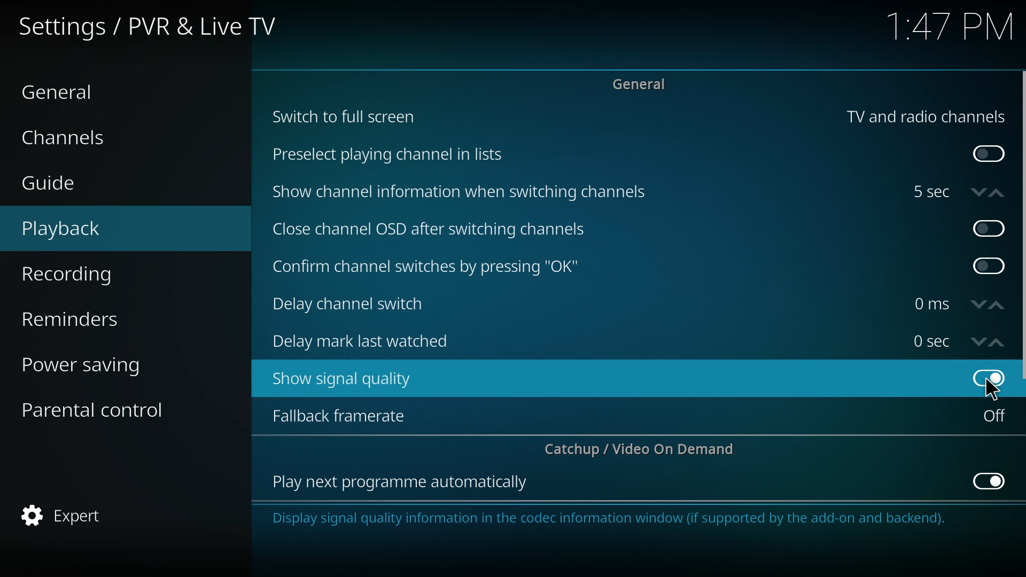 Image resolution: width=1026 pixels, height=577 pixels. Describe the element at coordinates (989, 227) in the screenshot. I see `off` at that location.